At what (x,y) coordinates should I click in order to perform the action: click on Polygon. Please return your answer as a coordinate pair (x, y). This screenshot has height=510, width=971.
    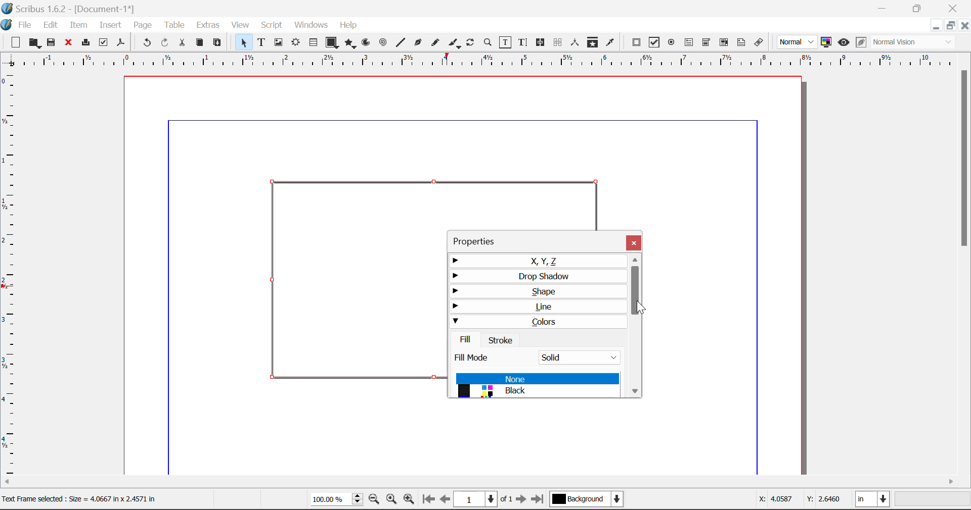
    Looking at the image, I should click on (351, 43).